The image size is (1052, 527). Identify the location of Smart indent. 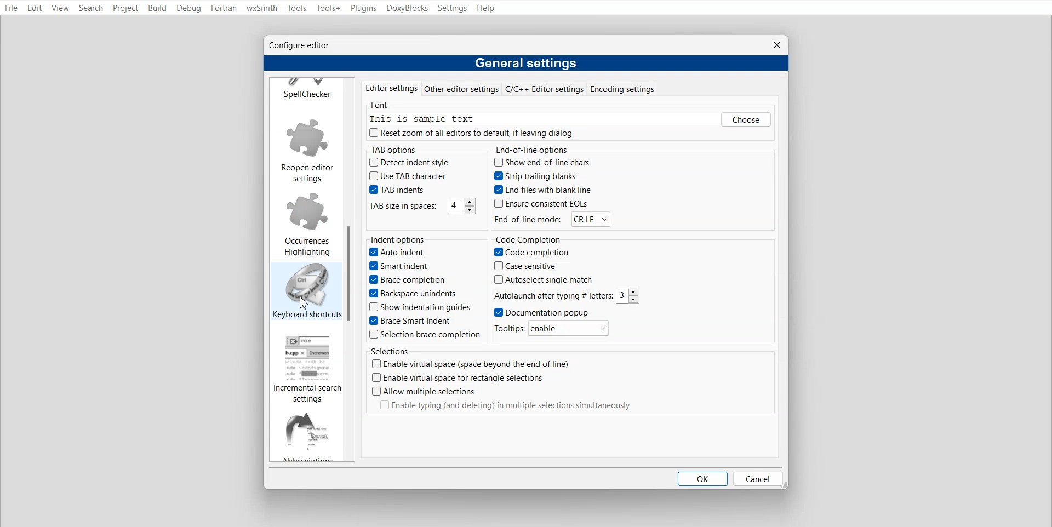
(402, 267).